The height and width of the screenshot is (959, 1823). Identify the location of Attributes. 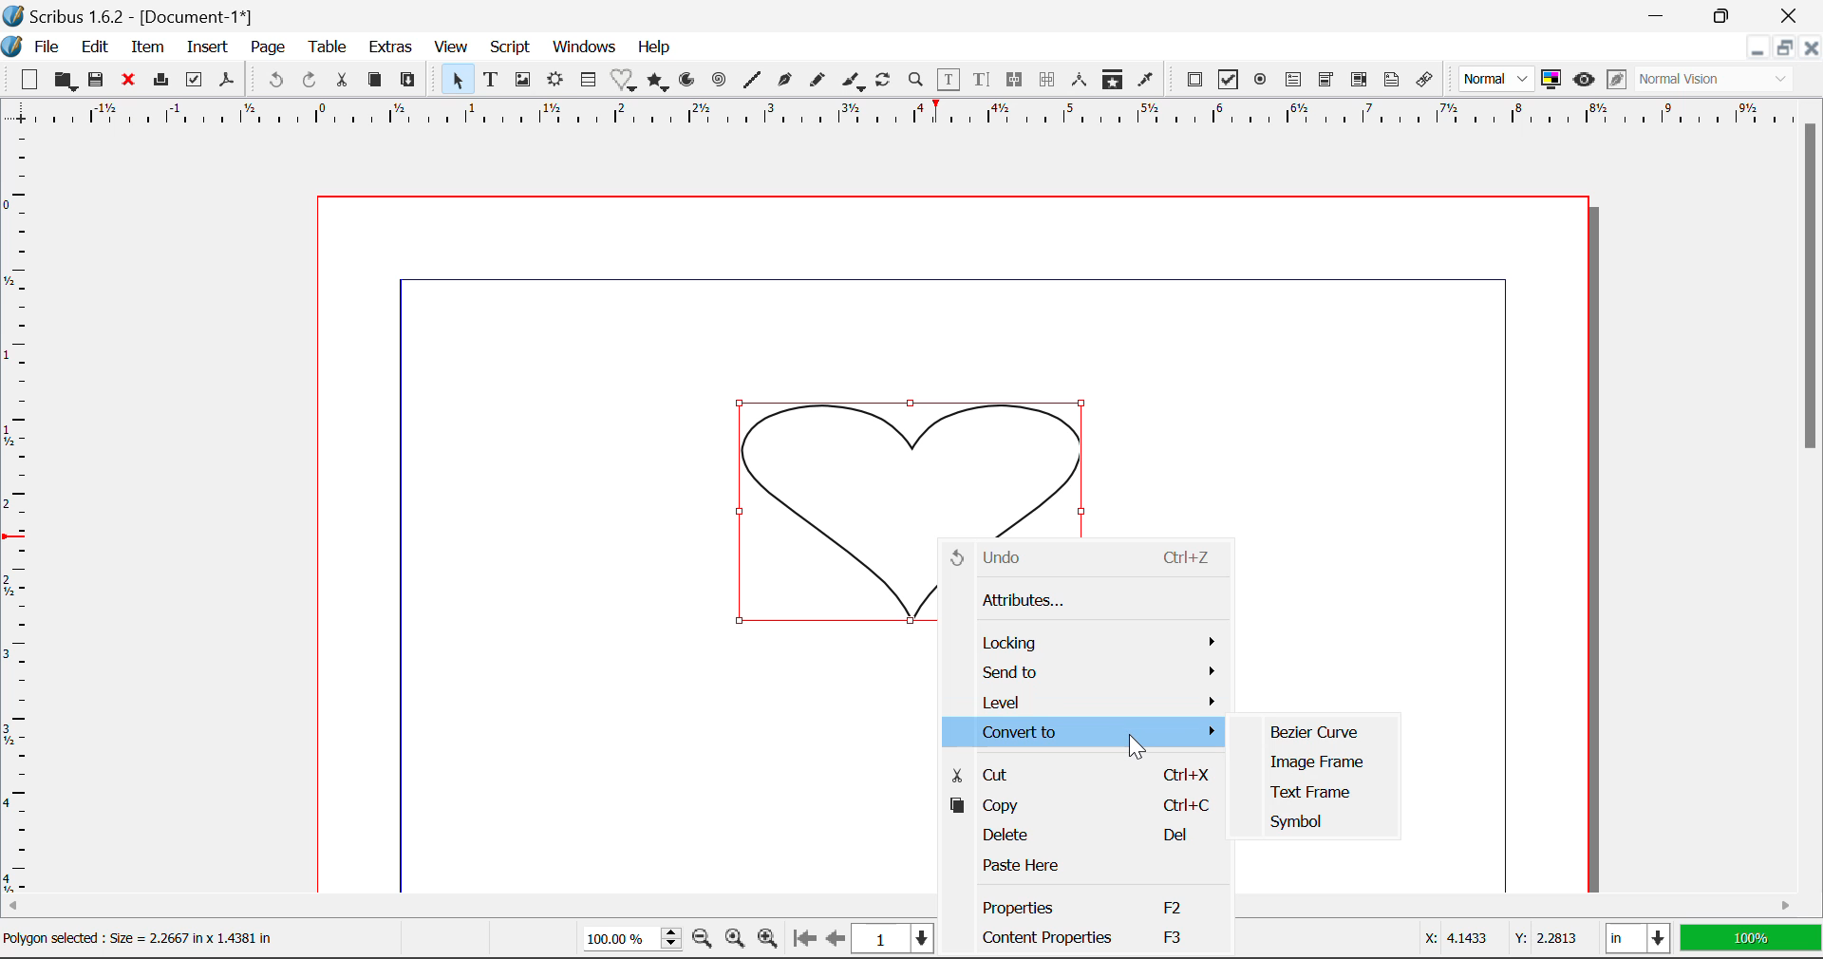
(1082, 601).